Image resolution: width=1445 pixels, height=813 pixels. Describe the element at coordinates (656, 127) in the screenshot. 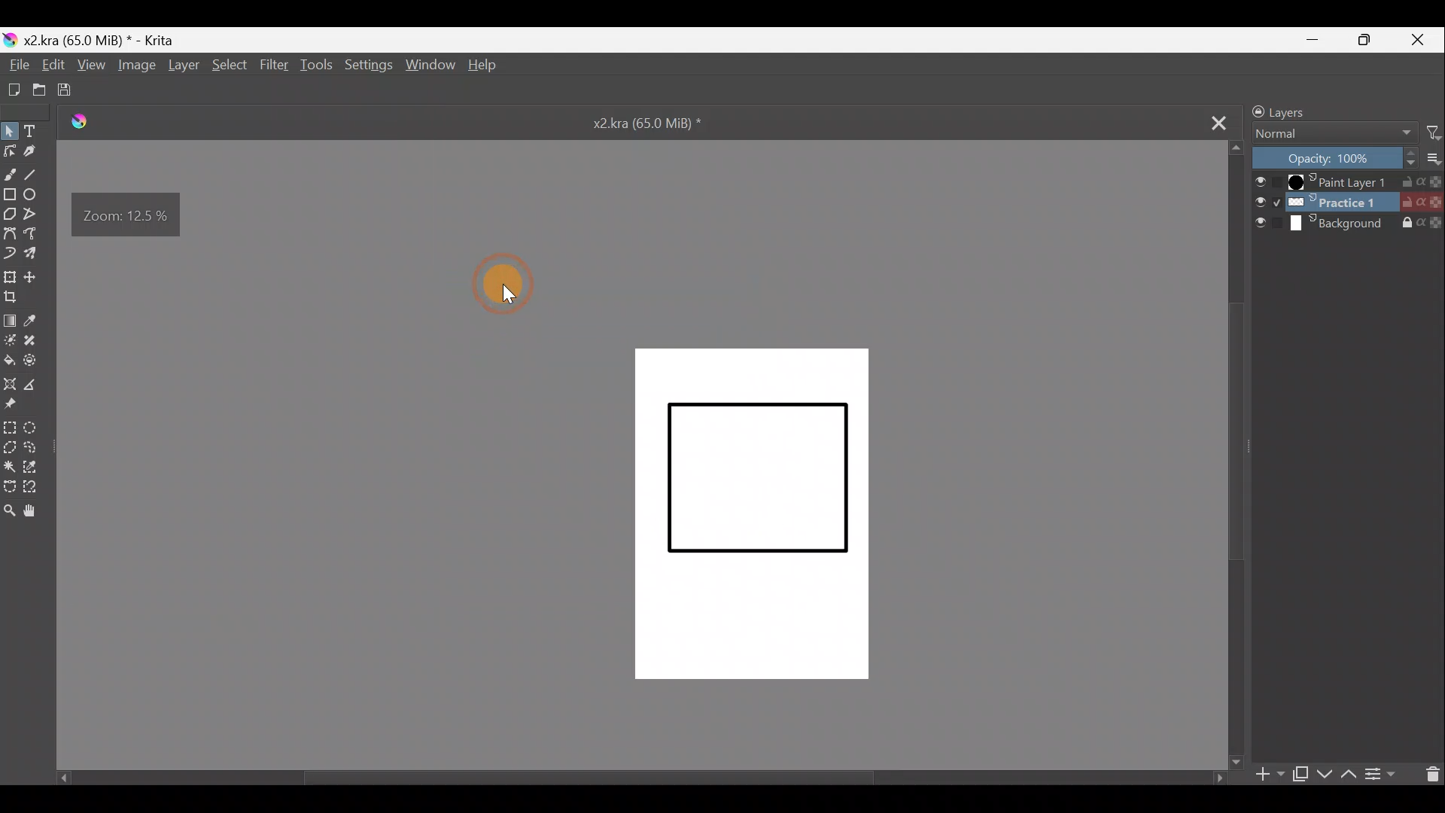

I see `x2.kra (65.0 MiB) *` at that location.